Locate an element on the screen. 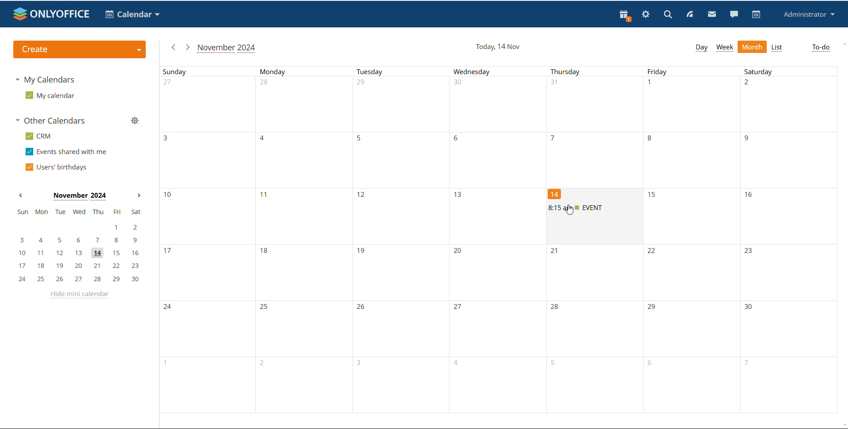  scroll down is located at coordinates (843, 425).